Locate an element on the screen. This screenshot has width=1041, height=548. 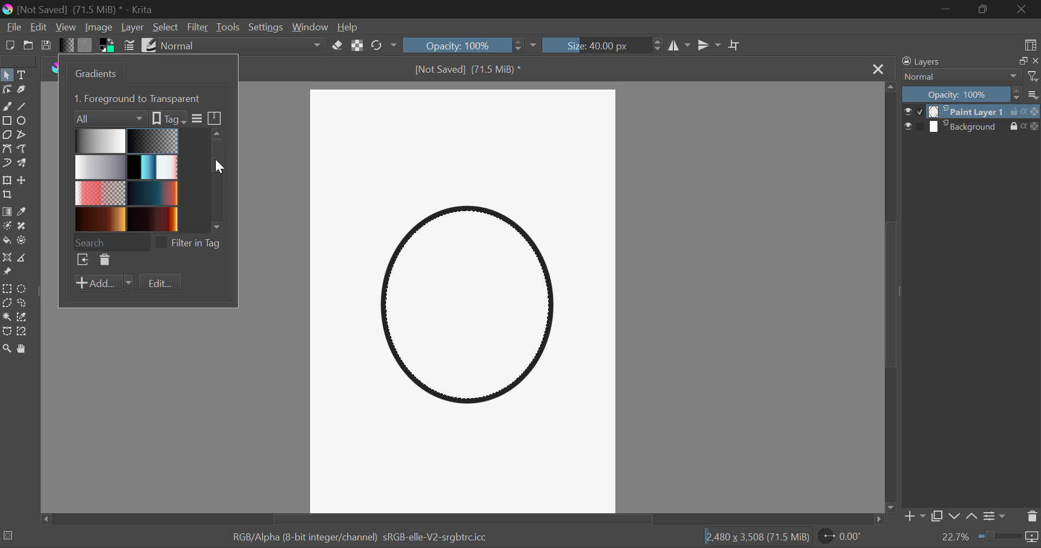
Pan is located at coordinates (24, 349).